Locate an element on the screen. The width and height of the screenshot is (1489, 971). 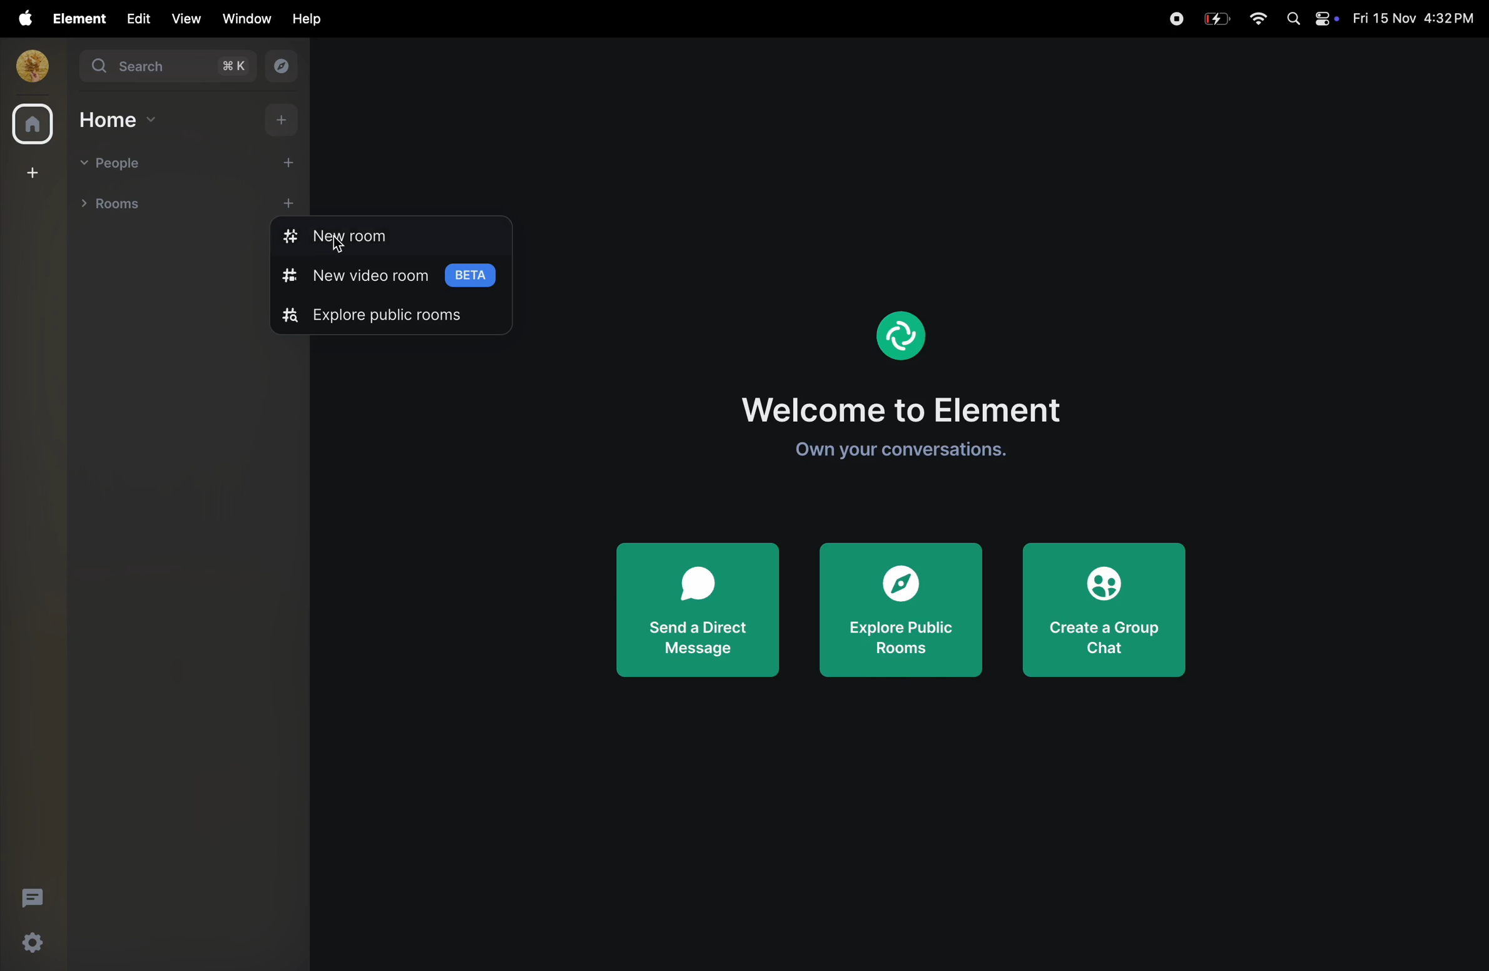
add rooms is located at coordinates (295, 202).